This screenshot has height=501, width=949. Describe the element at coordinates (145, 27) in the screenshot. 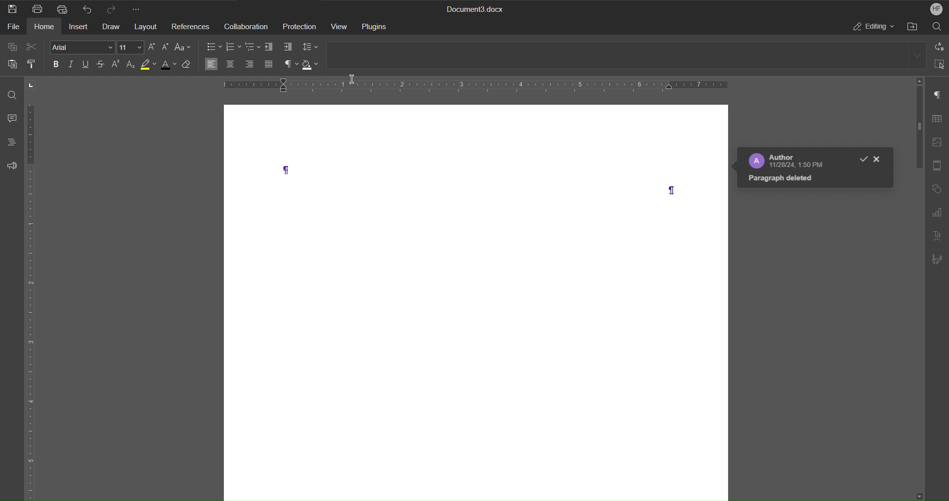

I see `Layout` at that location.